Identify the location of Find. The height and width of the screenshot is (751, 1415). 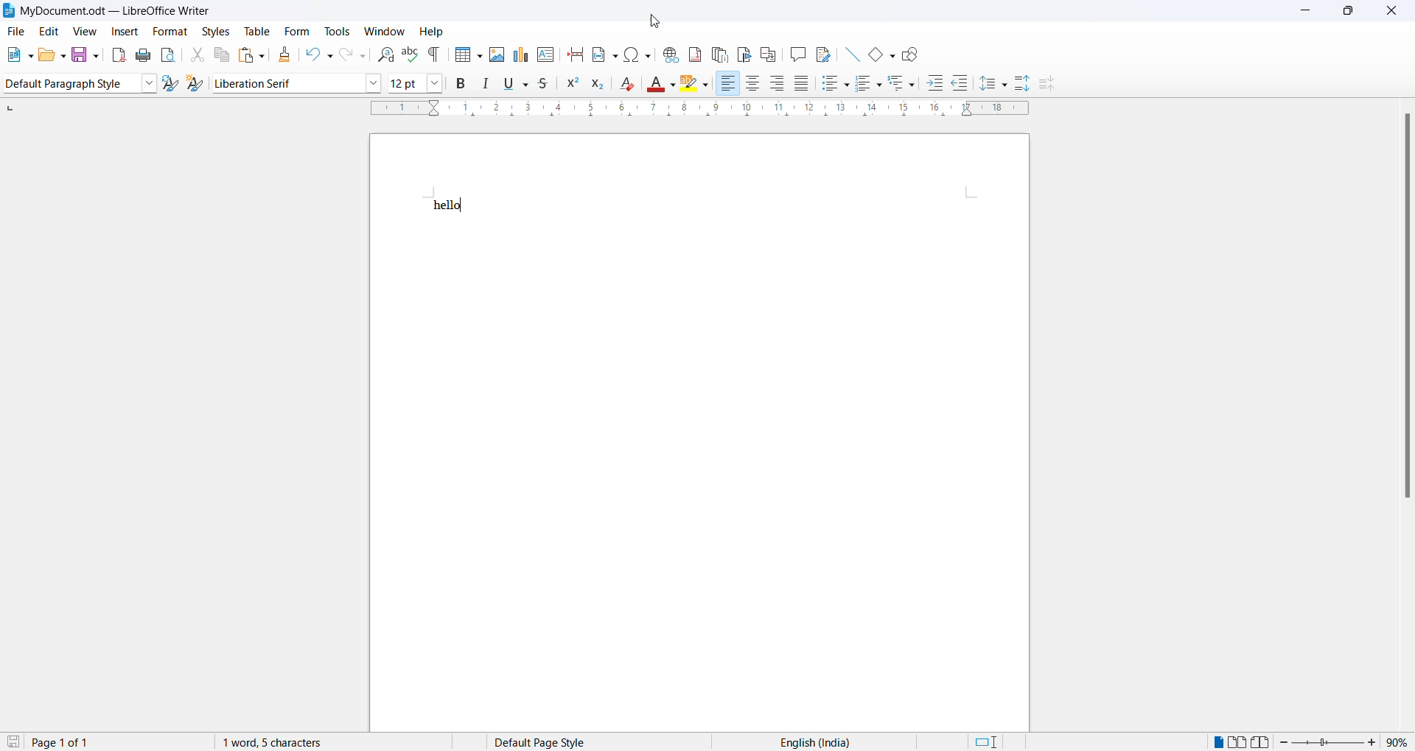
(382, 56).